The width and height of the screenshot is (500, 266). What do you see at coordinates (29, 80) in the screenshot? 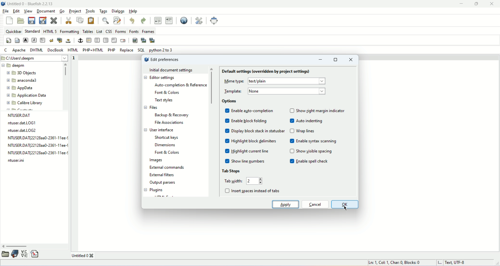
I see `anaconda3` at bounding box center [29, 80].